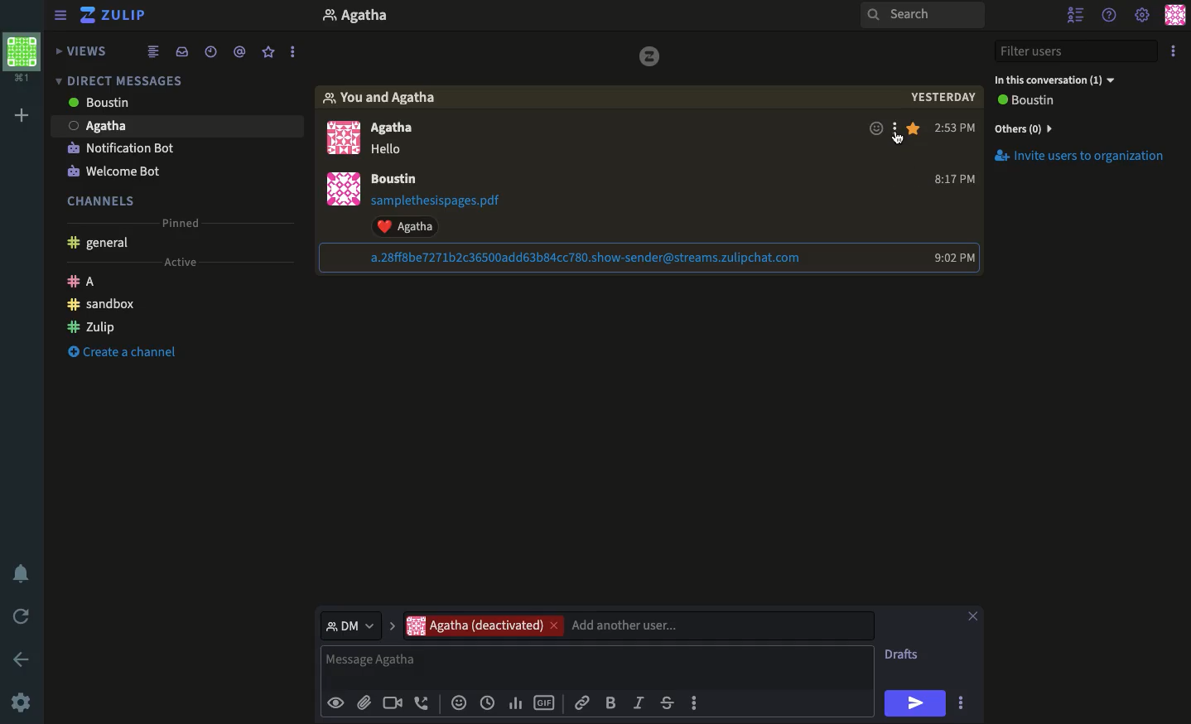 The height and width of the screenshot is (724, 1191). I want to click on Active, so click(178, 263).